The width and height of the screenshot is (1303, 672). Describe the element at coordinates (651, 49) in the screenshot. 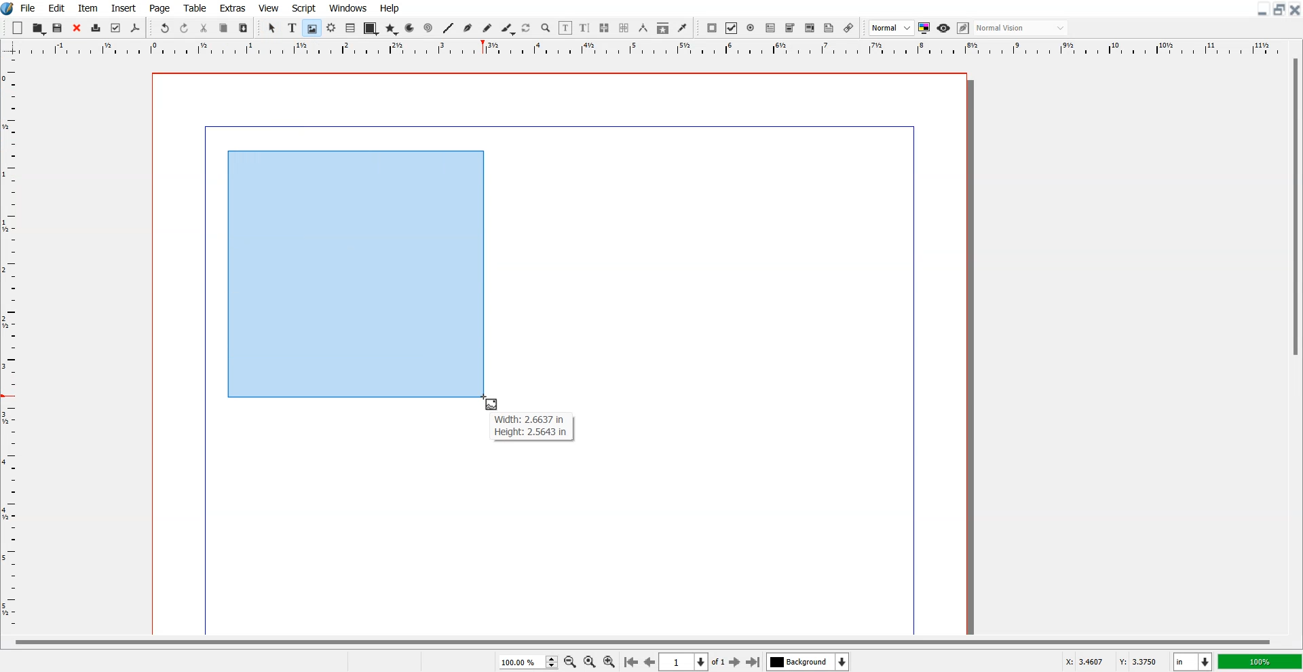

I see `Vertical Scale` at that location.